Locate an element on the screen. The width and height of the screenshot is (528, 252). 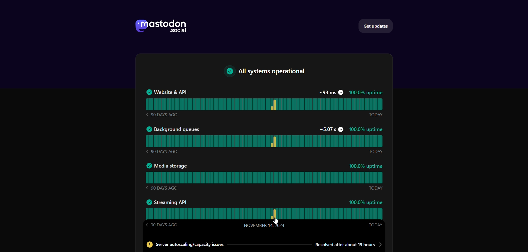
background queue status is located at coordinates (264, 141).